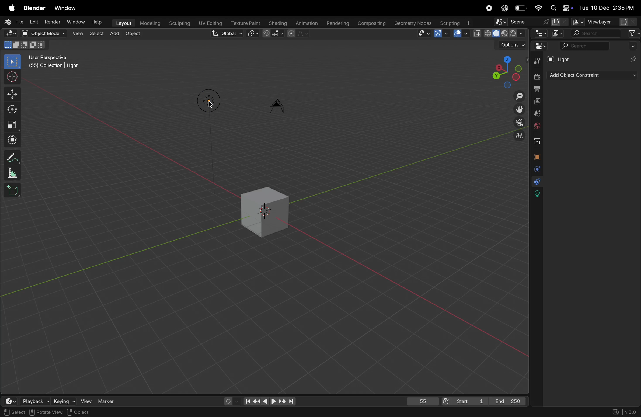 The image size is (641, 417). What do you see at coordinates (306, 23) in the screenshot?
I see `animation` at bounding box center [306, 23].